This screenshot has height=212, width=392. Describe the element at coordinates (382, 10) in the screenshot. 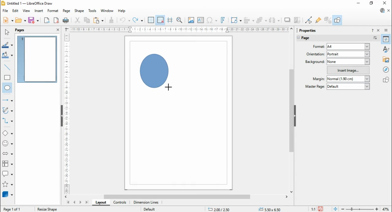

I see `libre office update` at that location.